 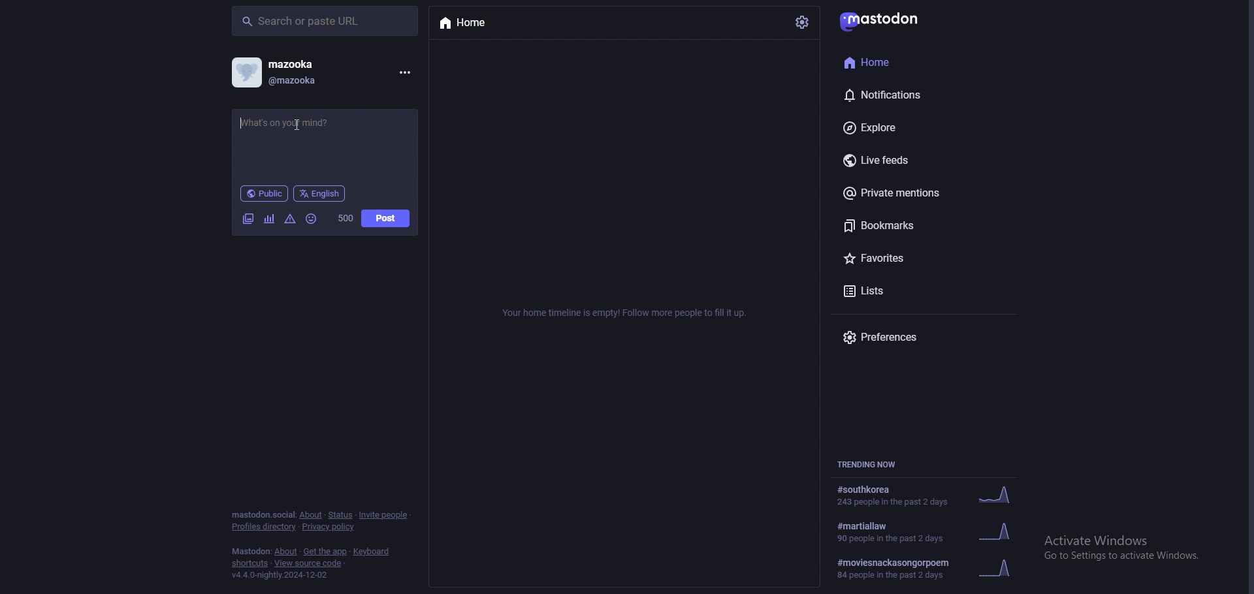 I want to click on mastodon, so click(x=251, y=551).